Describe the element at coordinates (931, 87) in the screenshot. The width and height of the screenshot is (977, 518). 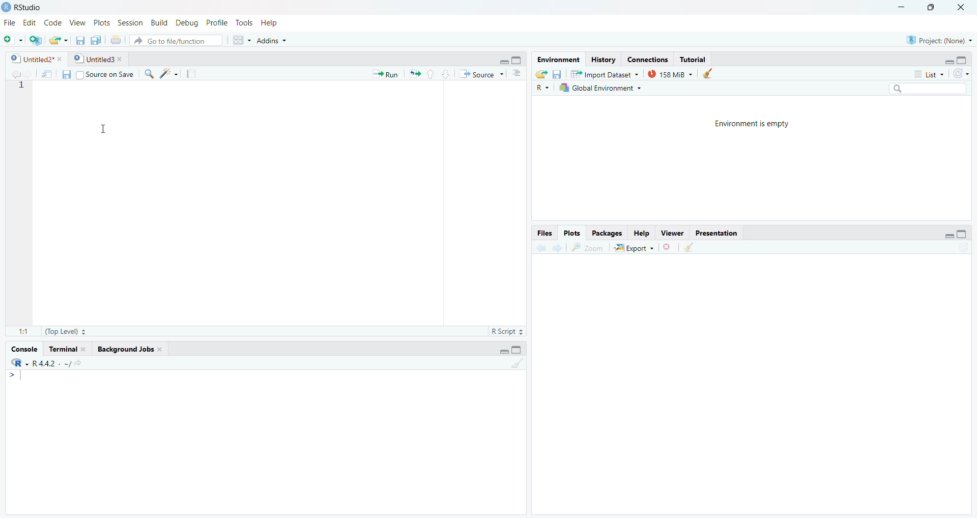
I see `Search` at that location.